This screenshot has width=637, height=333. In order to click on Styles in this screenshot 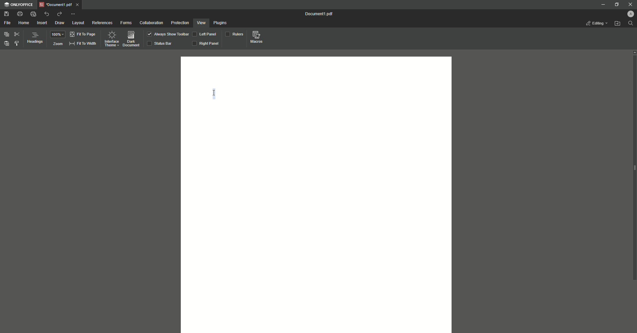, I will do `click(17, 43)`.